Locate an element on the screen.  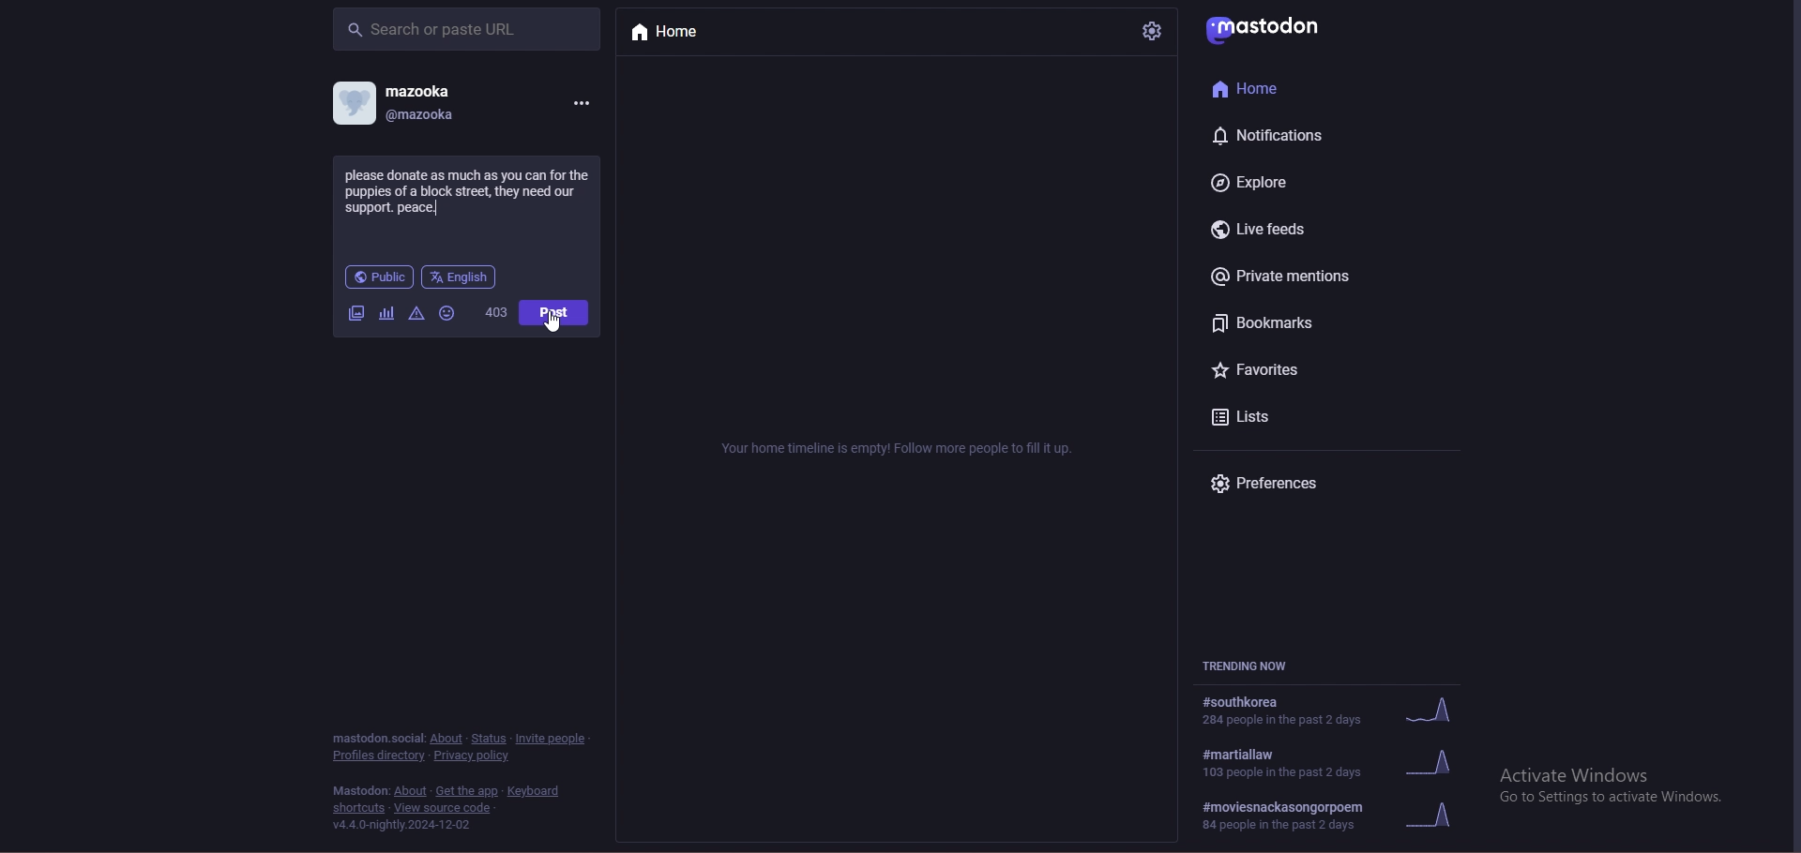
home is located at coordinates (683, 33).